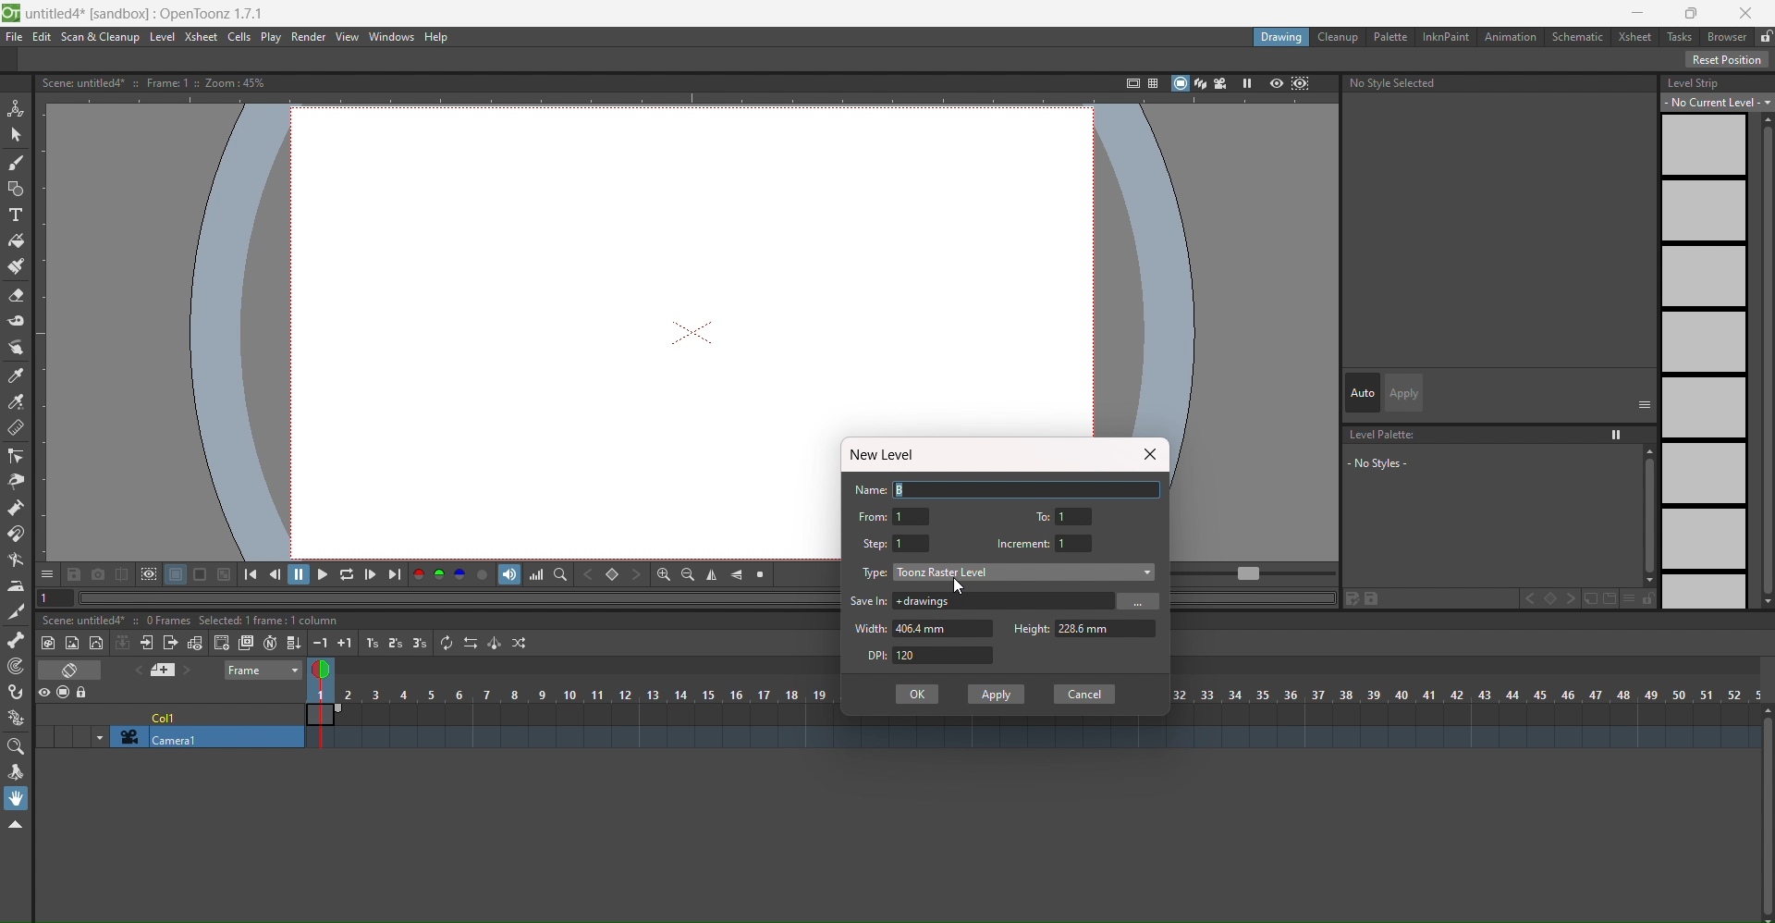 This screenshot has height=923, width=1775. Describe the element at coordinates (1276, 85) in the screenshot. I see `preview` at that location.